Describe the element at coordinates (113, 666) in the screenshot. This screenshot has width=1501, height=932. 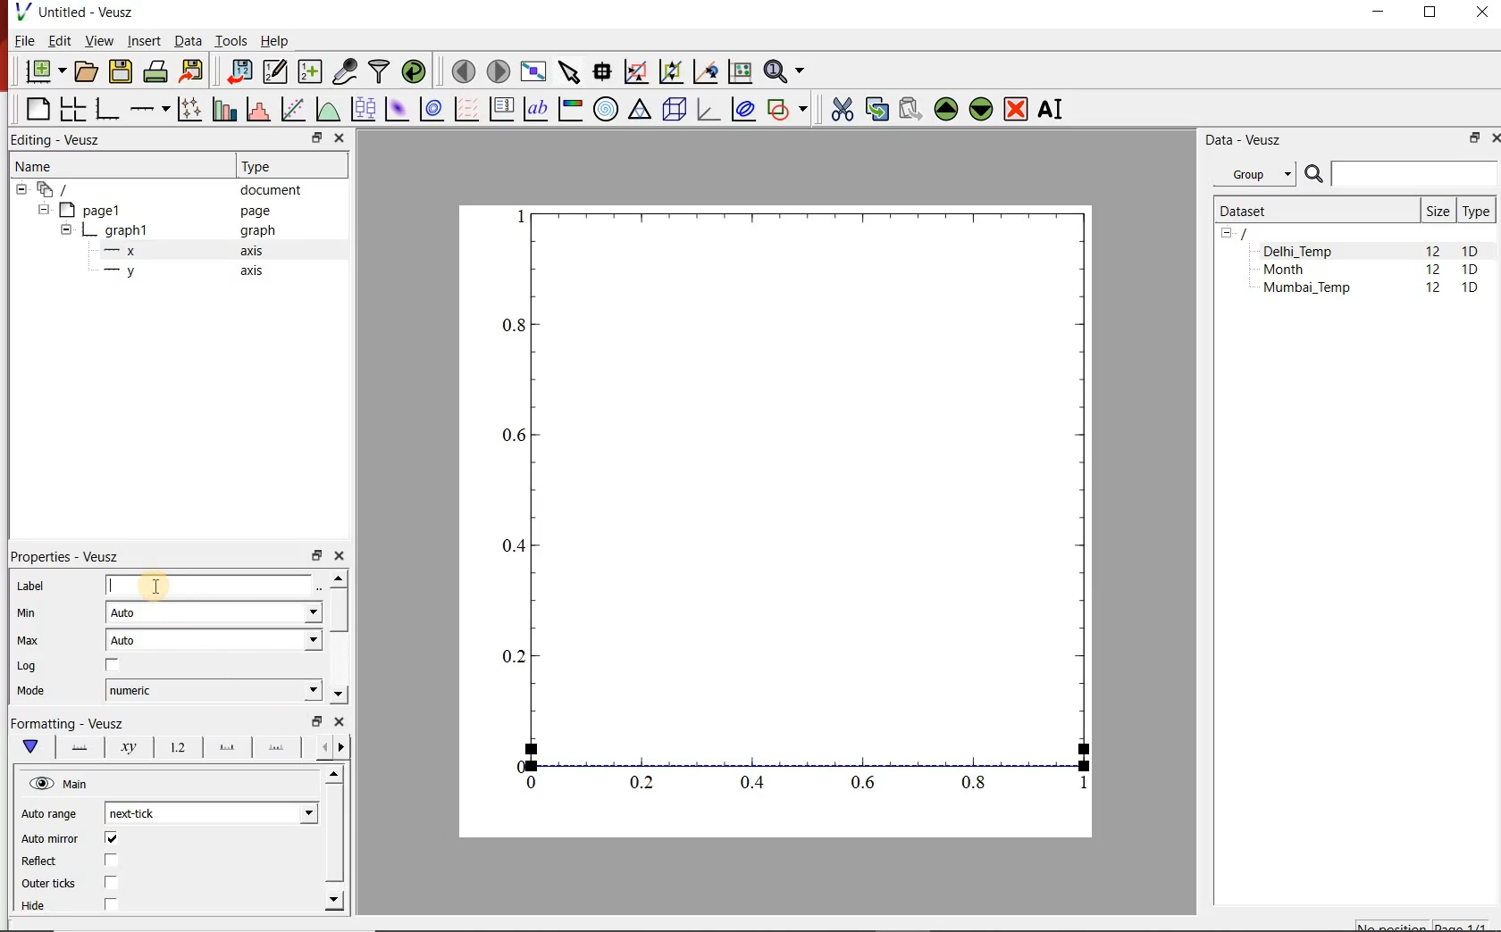
I see `check/uncheck` at that location.